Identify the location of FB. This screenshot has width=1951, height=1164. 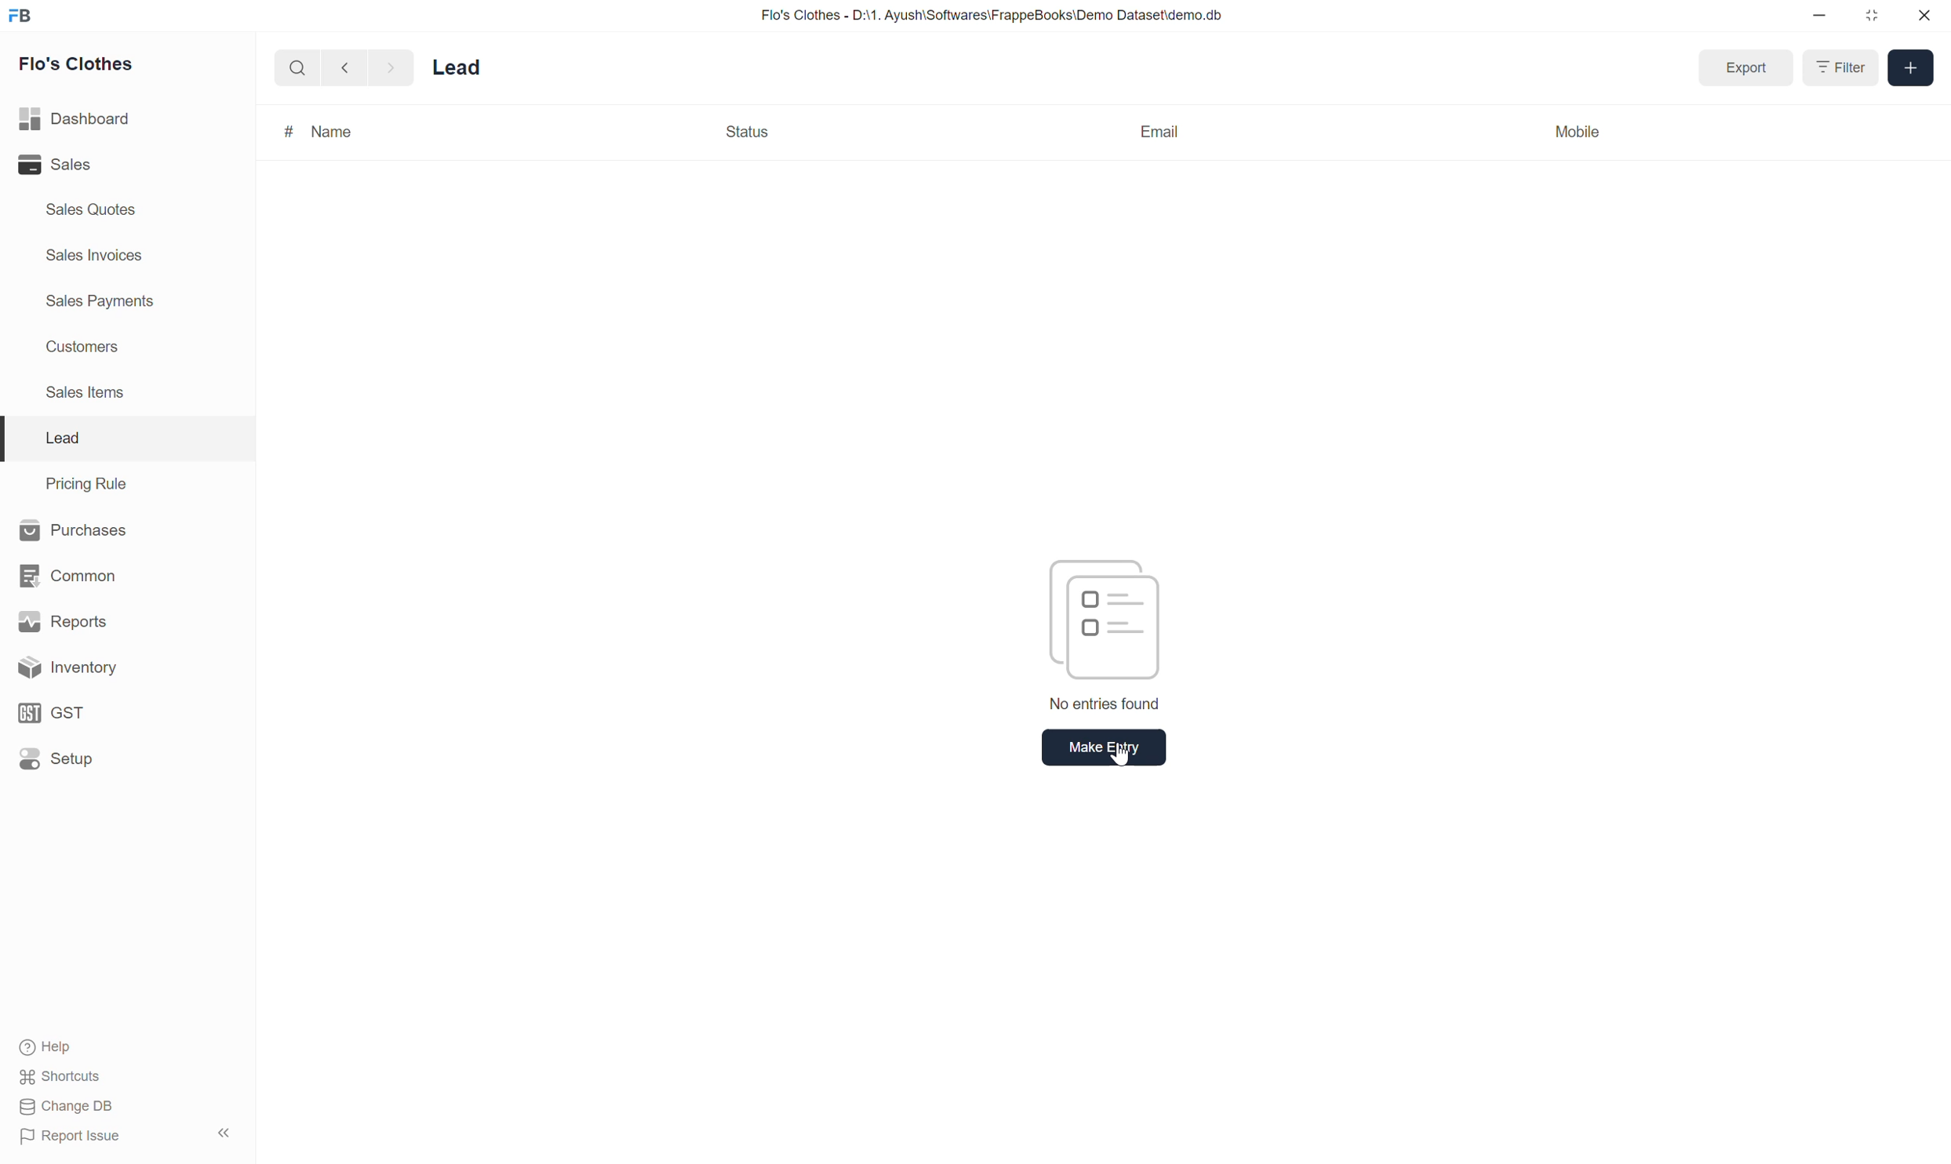
(21, 16).